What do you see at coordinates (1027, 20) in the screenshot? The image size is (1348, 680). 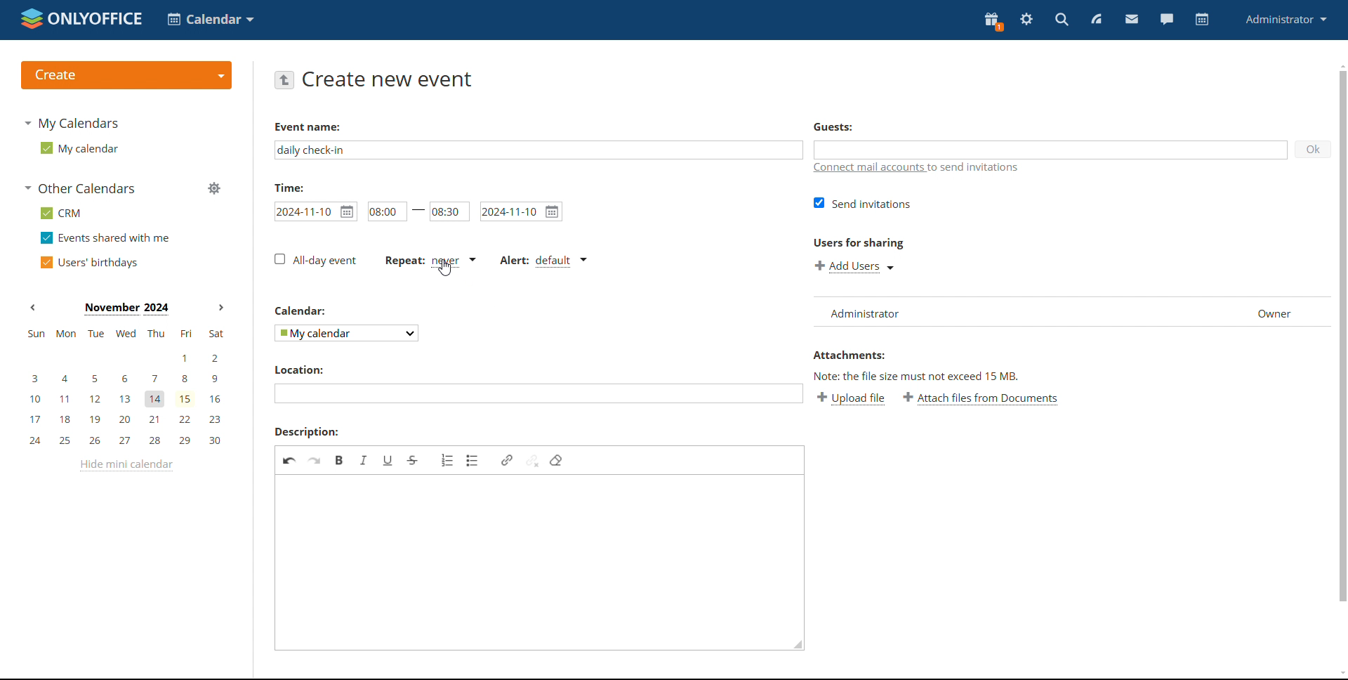 I see `settings` at bounding box center [1027, 20].